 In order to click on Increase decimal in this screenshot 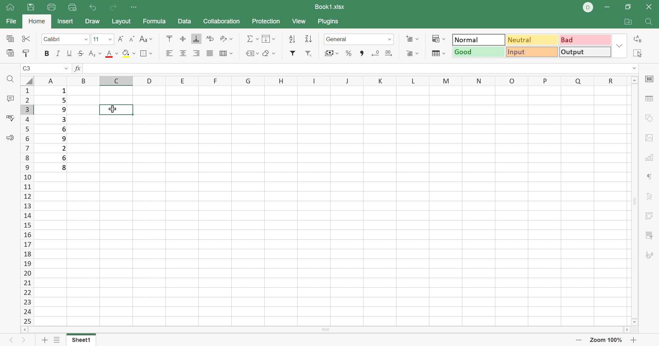, I will do `click(390, 53)`.